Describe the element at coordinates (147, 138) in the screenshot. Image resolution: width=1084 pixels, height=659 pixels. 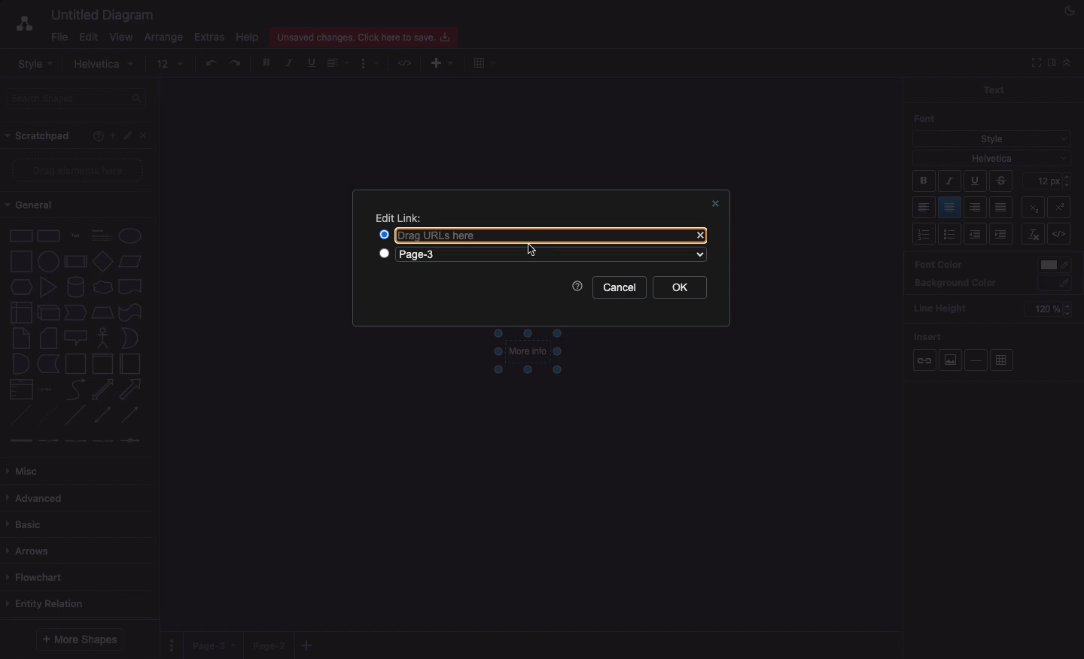
I see `Close` at that location.